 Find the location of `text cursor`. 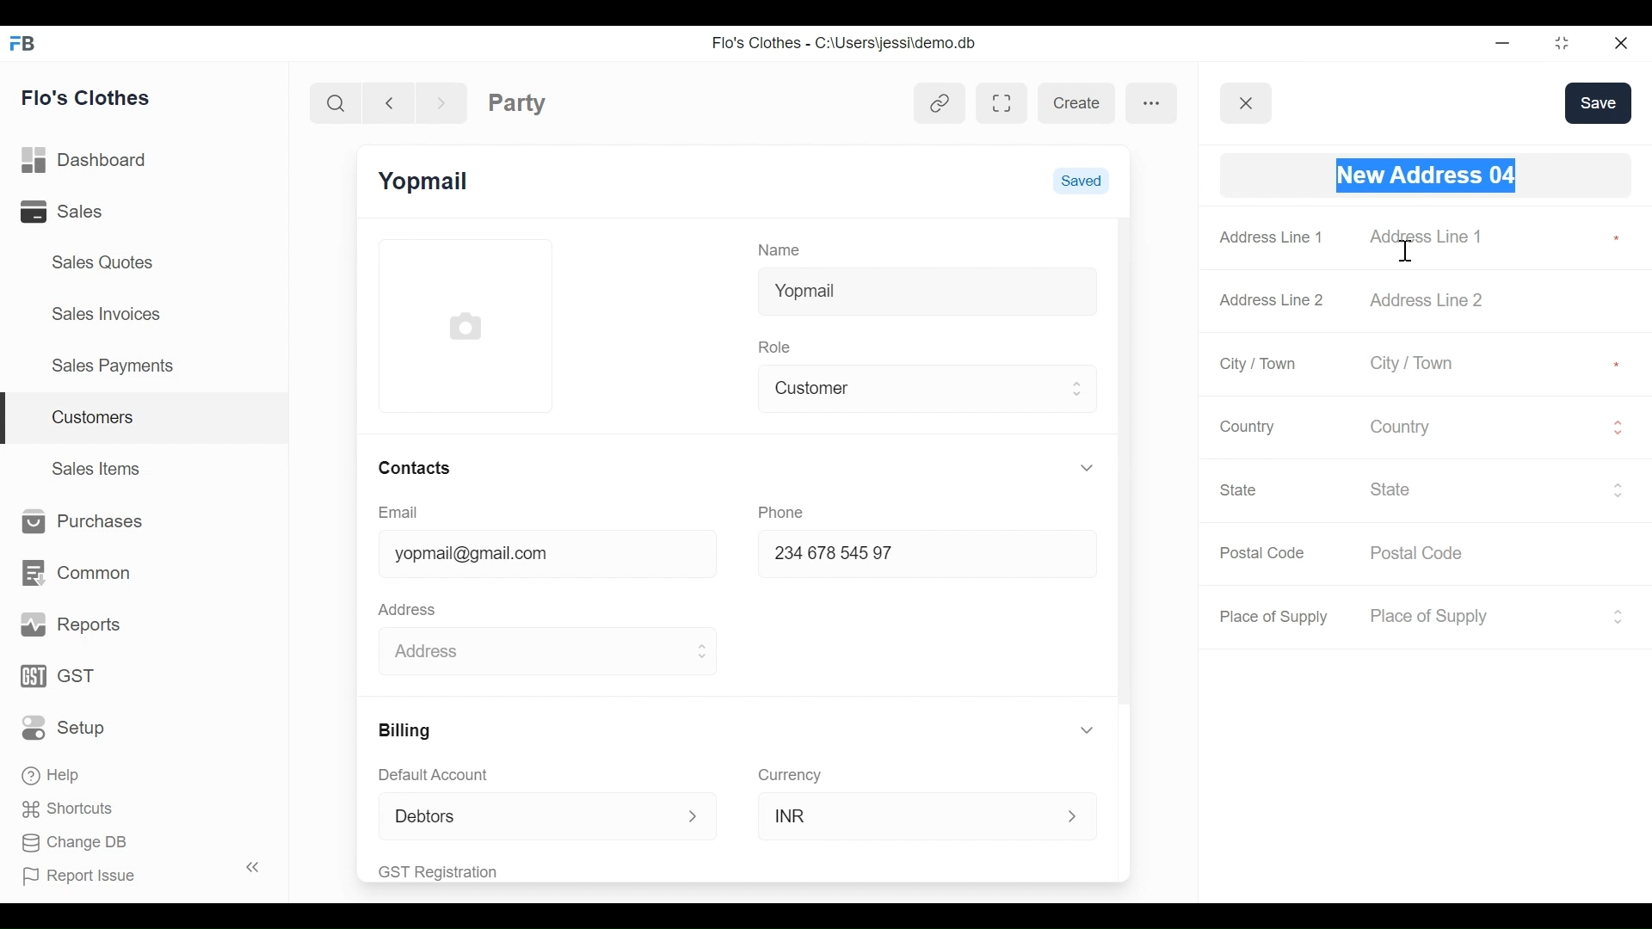

text cursor is located at coordinates (1406, 252).